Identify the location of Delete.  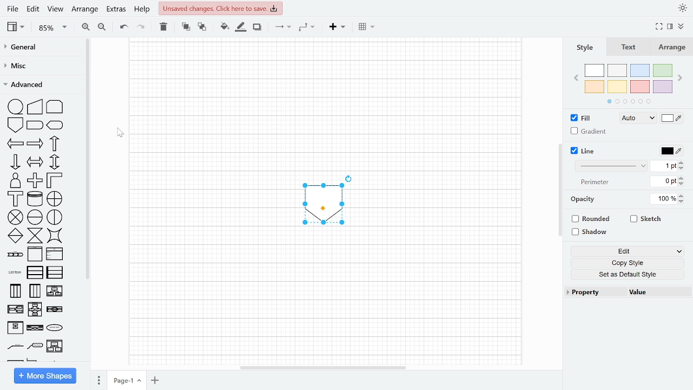
(163, 28).